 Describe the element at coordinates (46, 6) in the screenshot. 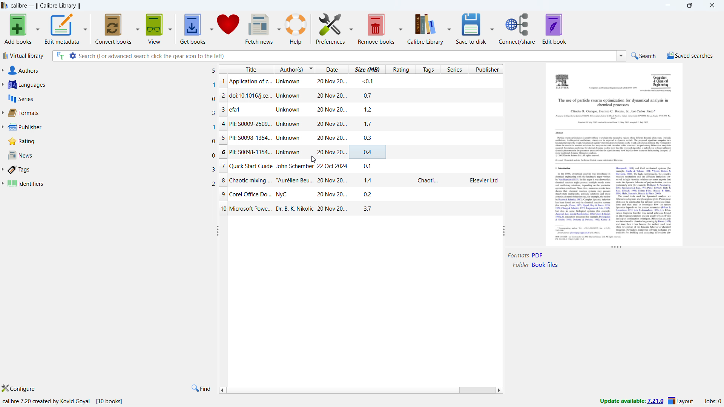

I see `title` at that location.